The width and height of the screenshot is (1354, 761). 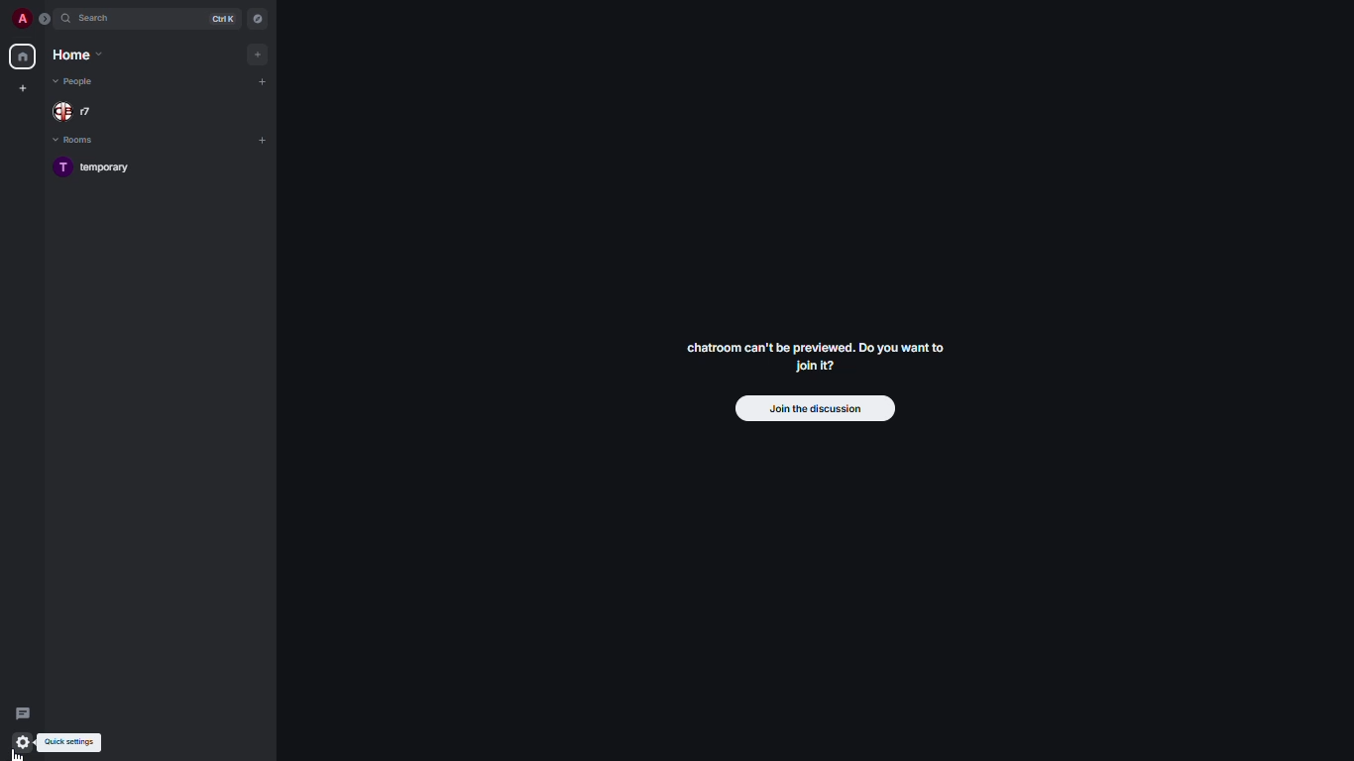 I want to click on home, so click(x=76, y=54).